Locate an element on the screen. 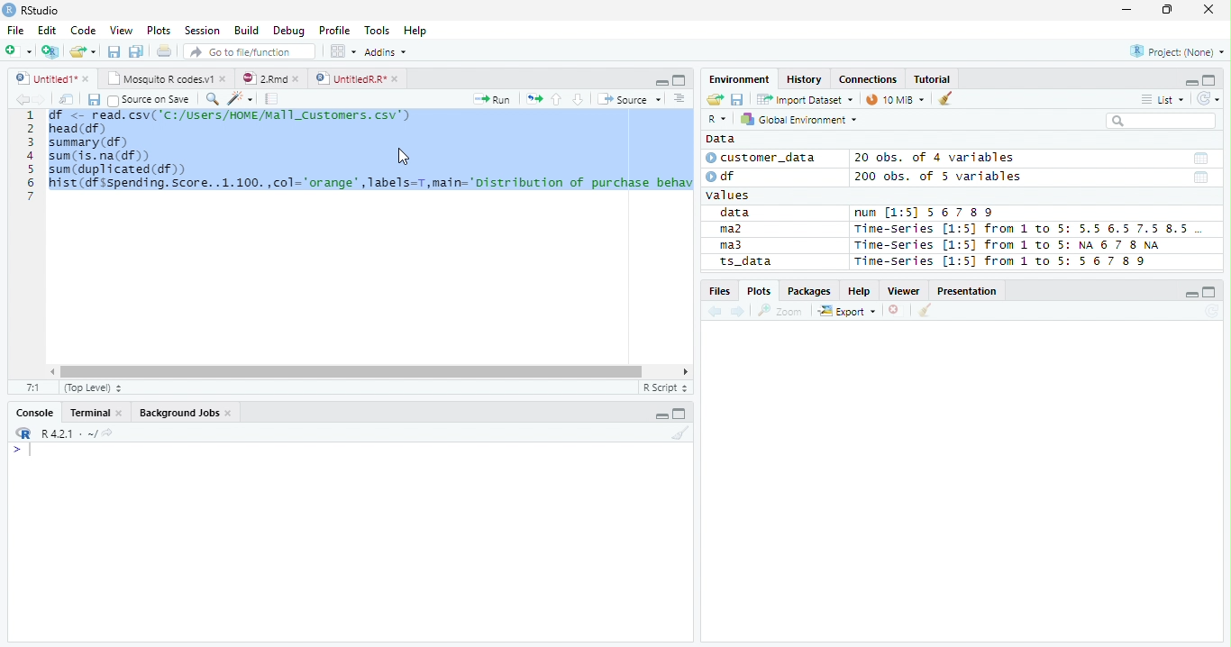 This screenshot has height=647, width=1231. File is located at coordinates (14, 30).